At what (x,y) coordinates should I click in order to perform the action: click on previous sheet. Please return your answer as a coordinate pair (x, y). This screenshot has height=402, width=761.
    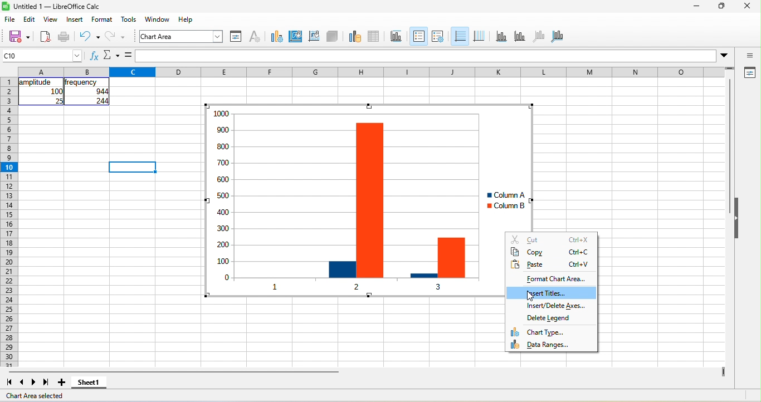
    Looking at the image, I should click on (22, 383).